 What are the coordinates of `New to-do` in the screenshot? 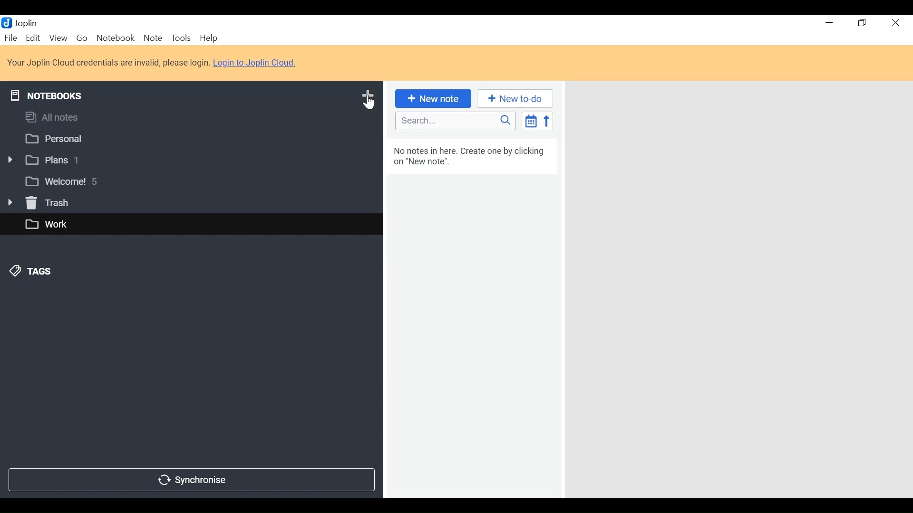 It's located at (515, 99).